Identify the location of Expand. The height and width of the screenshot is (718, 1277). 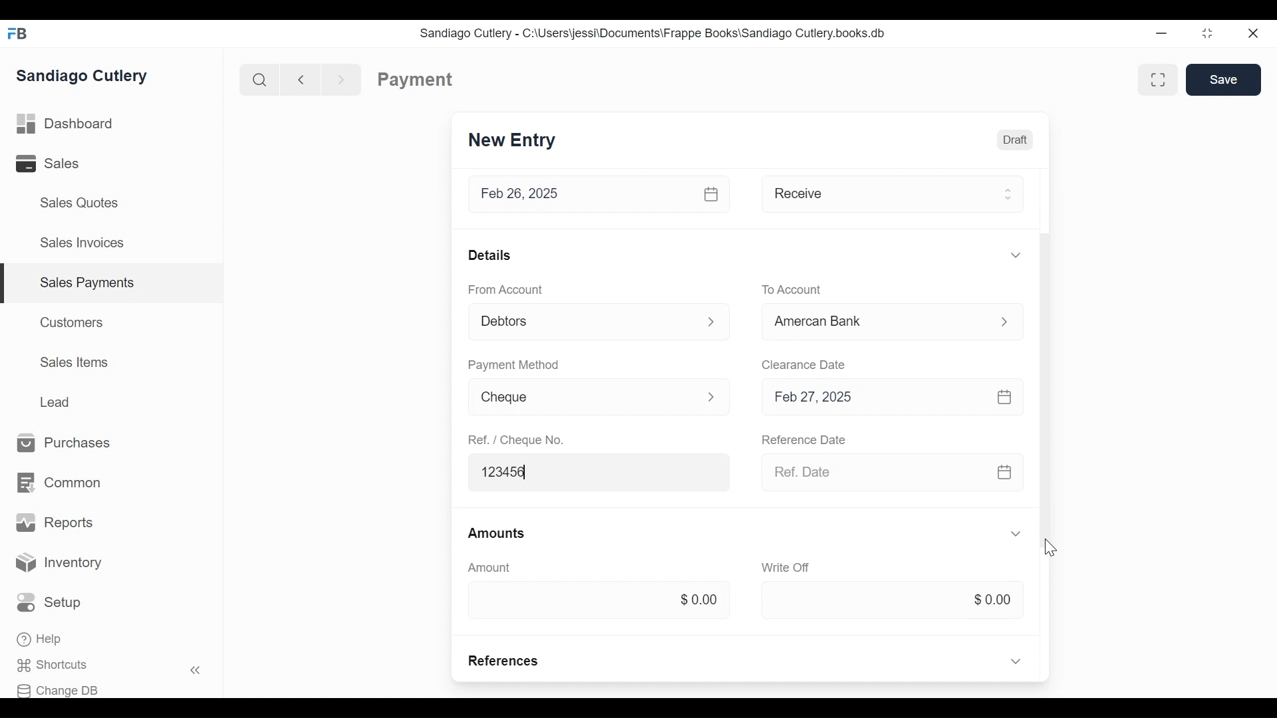
(1017, 534).